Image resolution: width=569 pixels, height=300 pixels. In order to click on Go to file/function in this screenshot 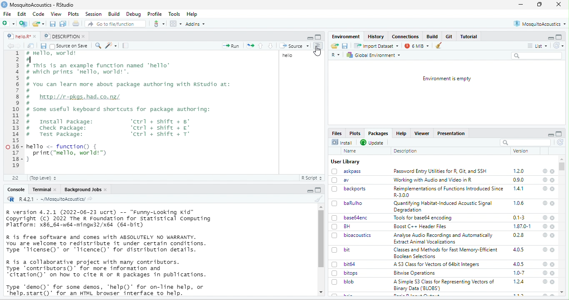, I will do `click(114, 23)`.